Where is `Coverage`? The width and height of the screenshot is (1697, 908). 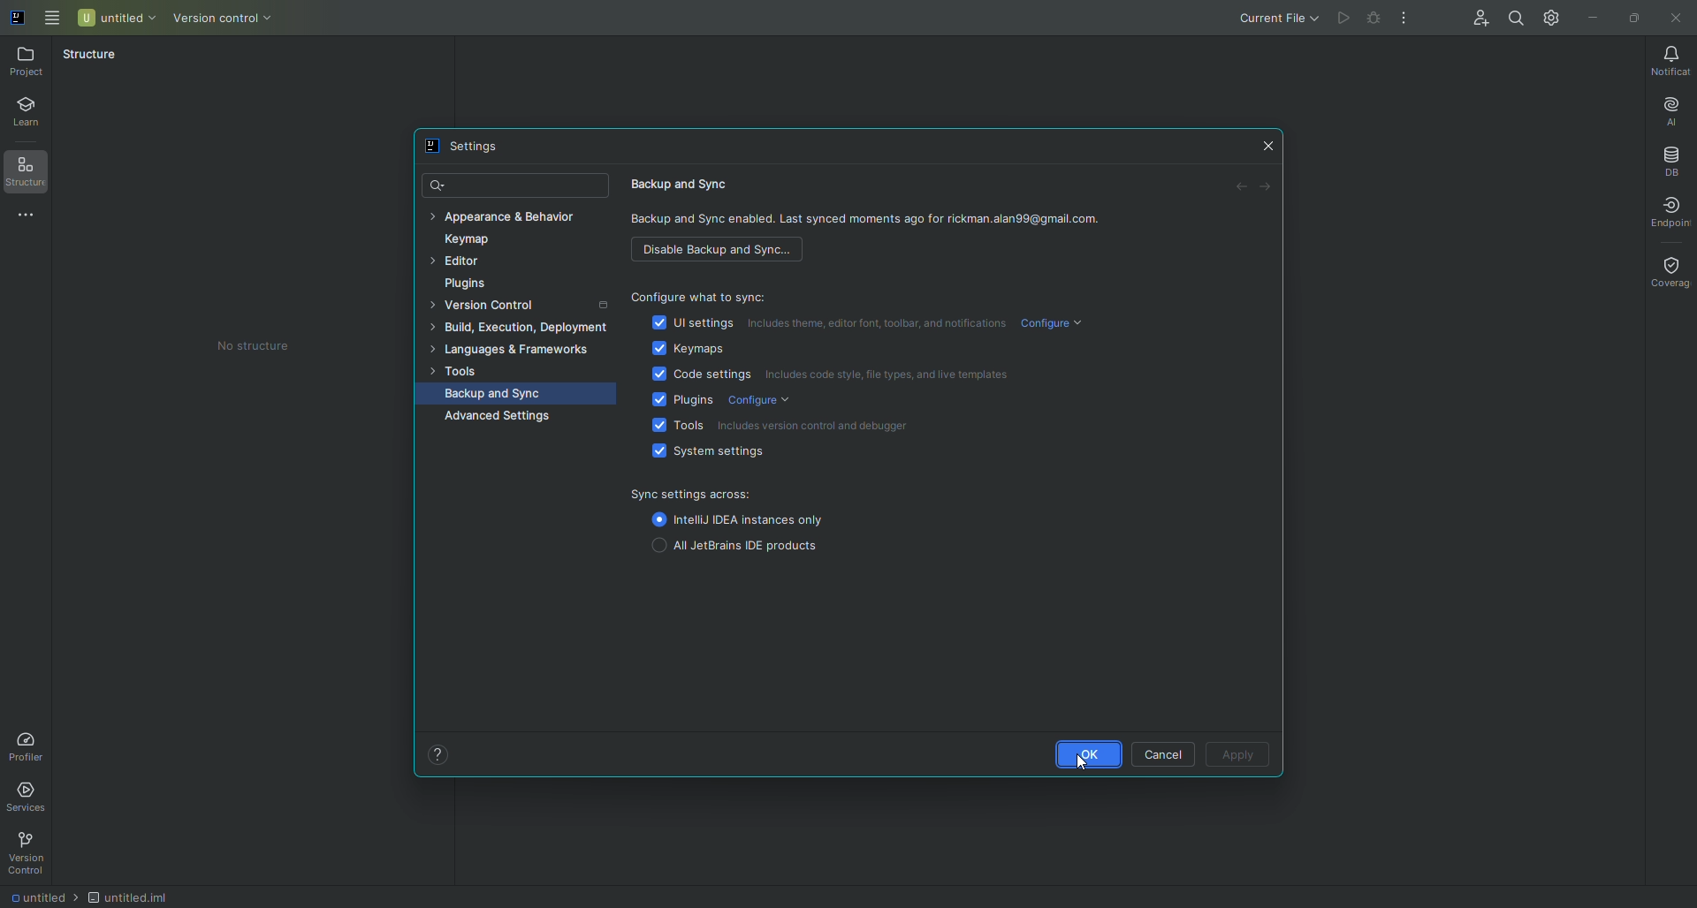 Coverage is located at coordinates (1668, 270).